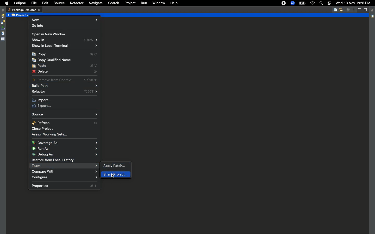 This screenshot has width=375, height=234. I want to click on Source, so click(64, 114).